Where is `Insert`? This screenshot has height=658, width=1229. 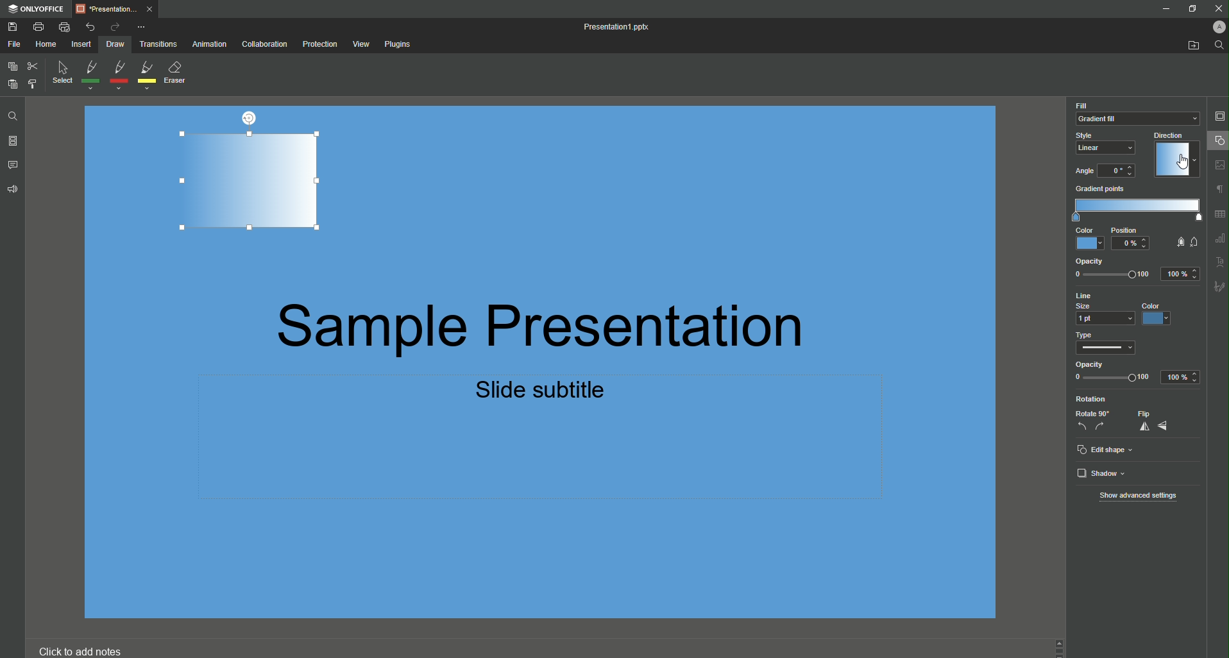
Insert is located at coordinates (80, 45).